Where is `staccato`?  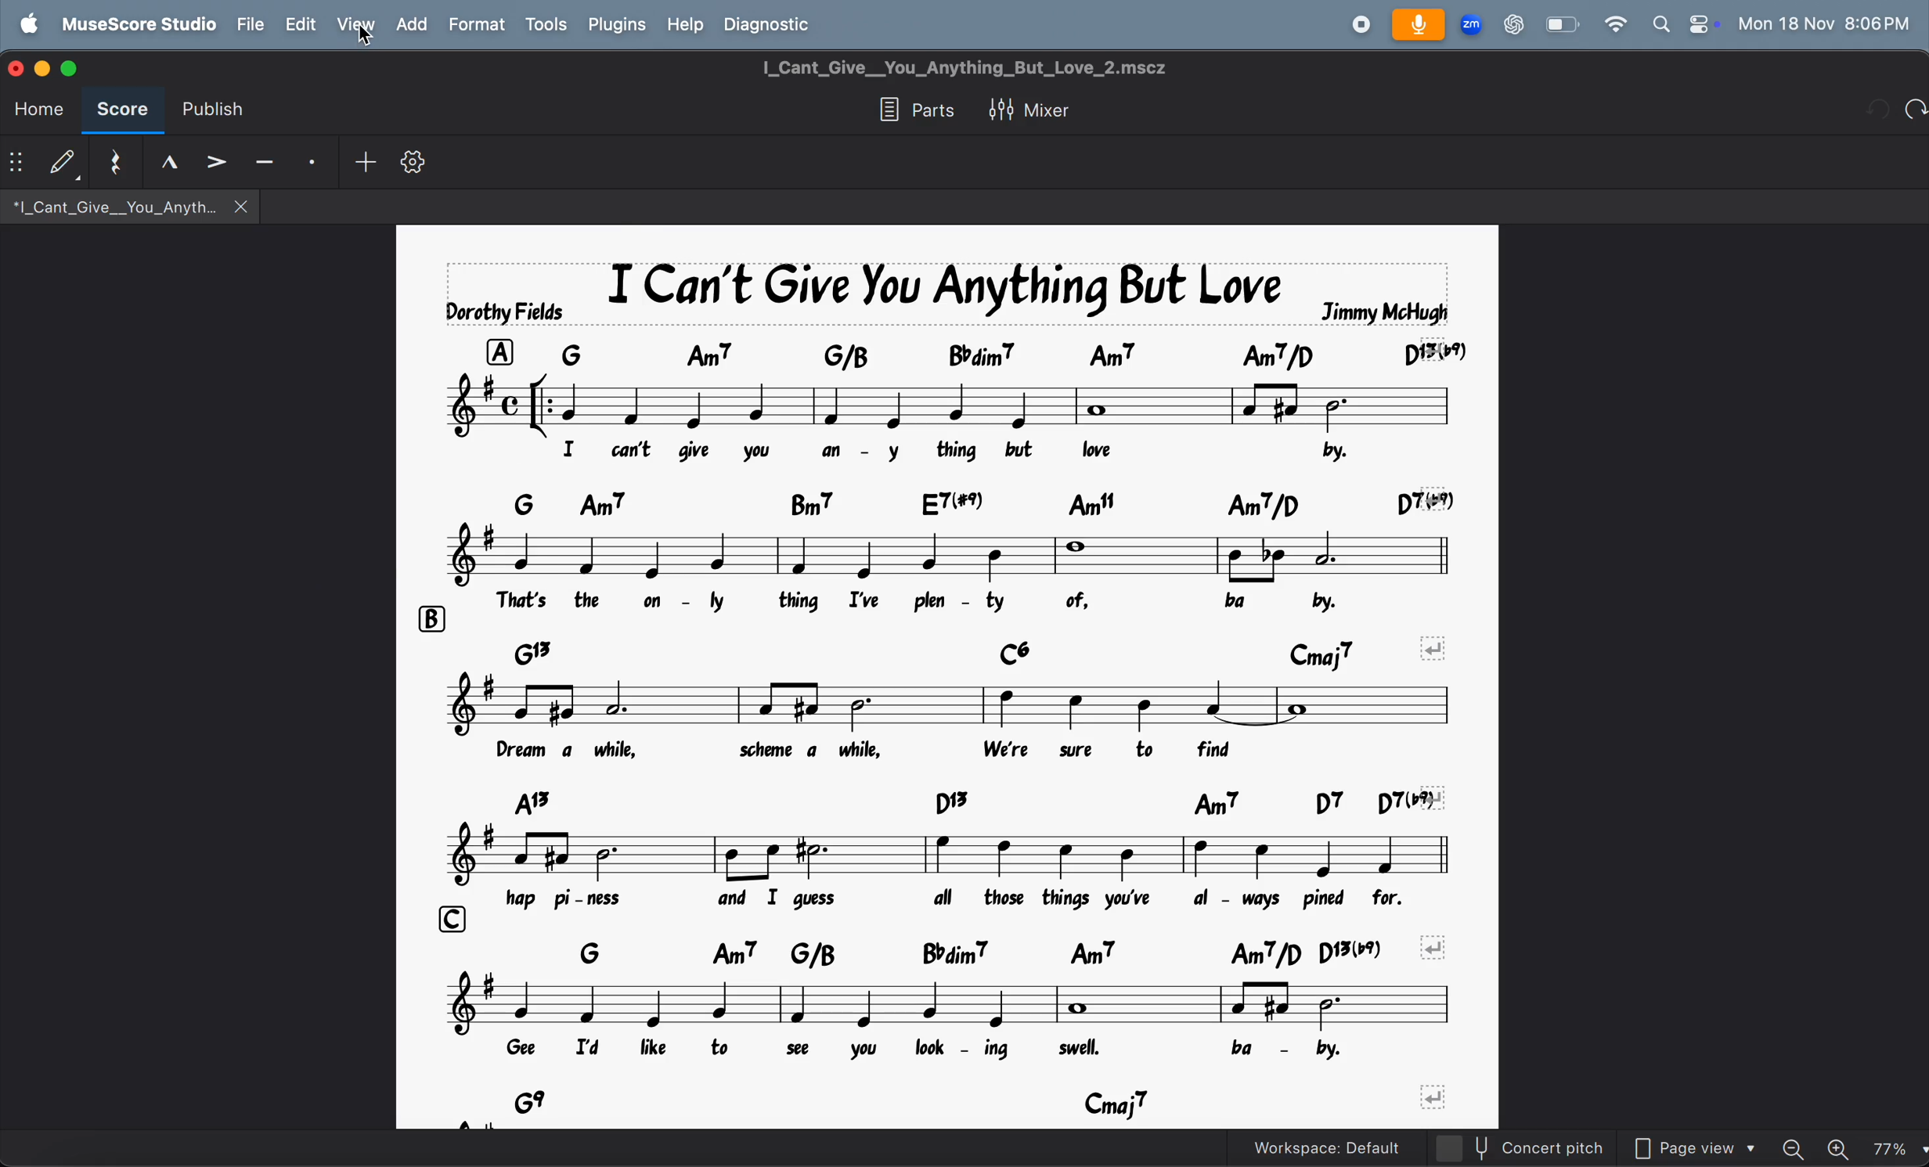
staccato is located at coordinates (309, 163).